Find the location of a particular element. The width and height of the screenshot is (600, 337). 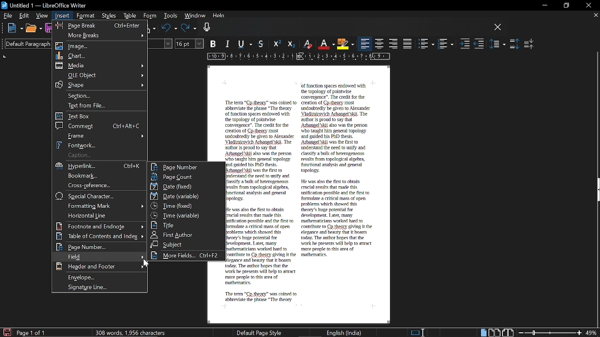

cross reference is located at coordinates (99, 185).